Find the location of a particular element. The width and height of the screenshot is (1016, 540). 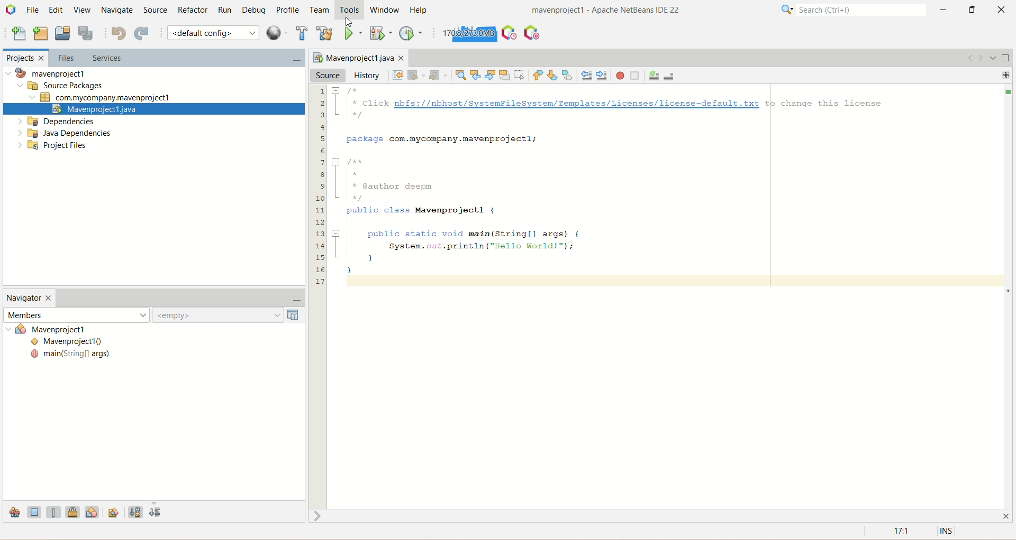

debug is located at coordinates (257, 11).